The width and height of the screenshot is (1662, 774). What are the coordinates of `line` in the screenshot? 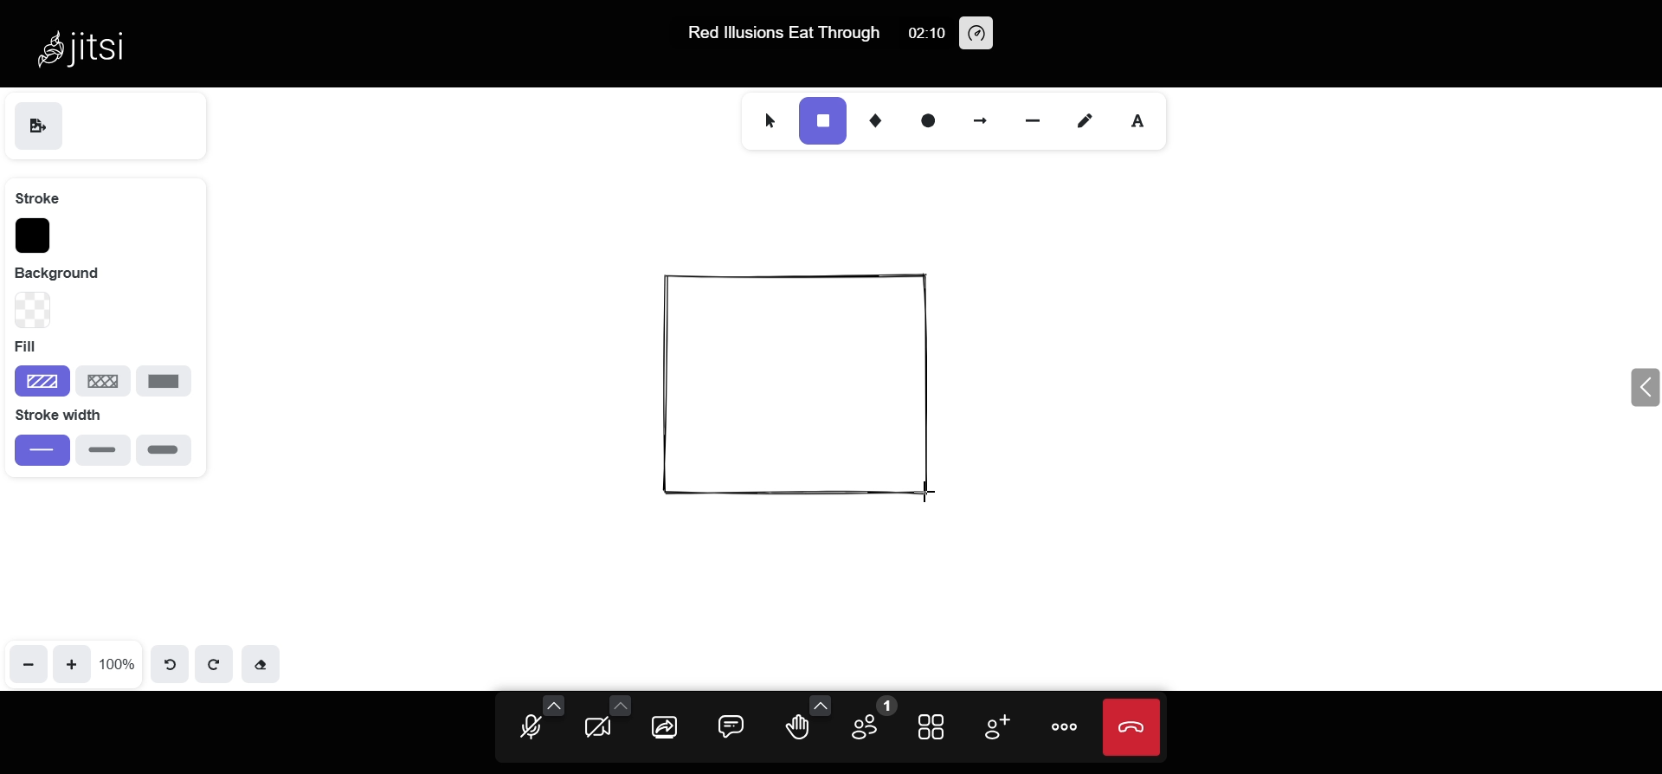 It's located at (1033, 117).